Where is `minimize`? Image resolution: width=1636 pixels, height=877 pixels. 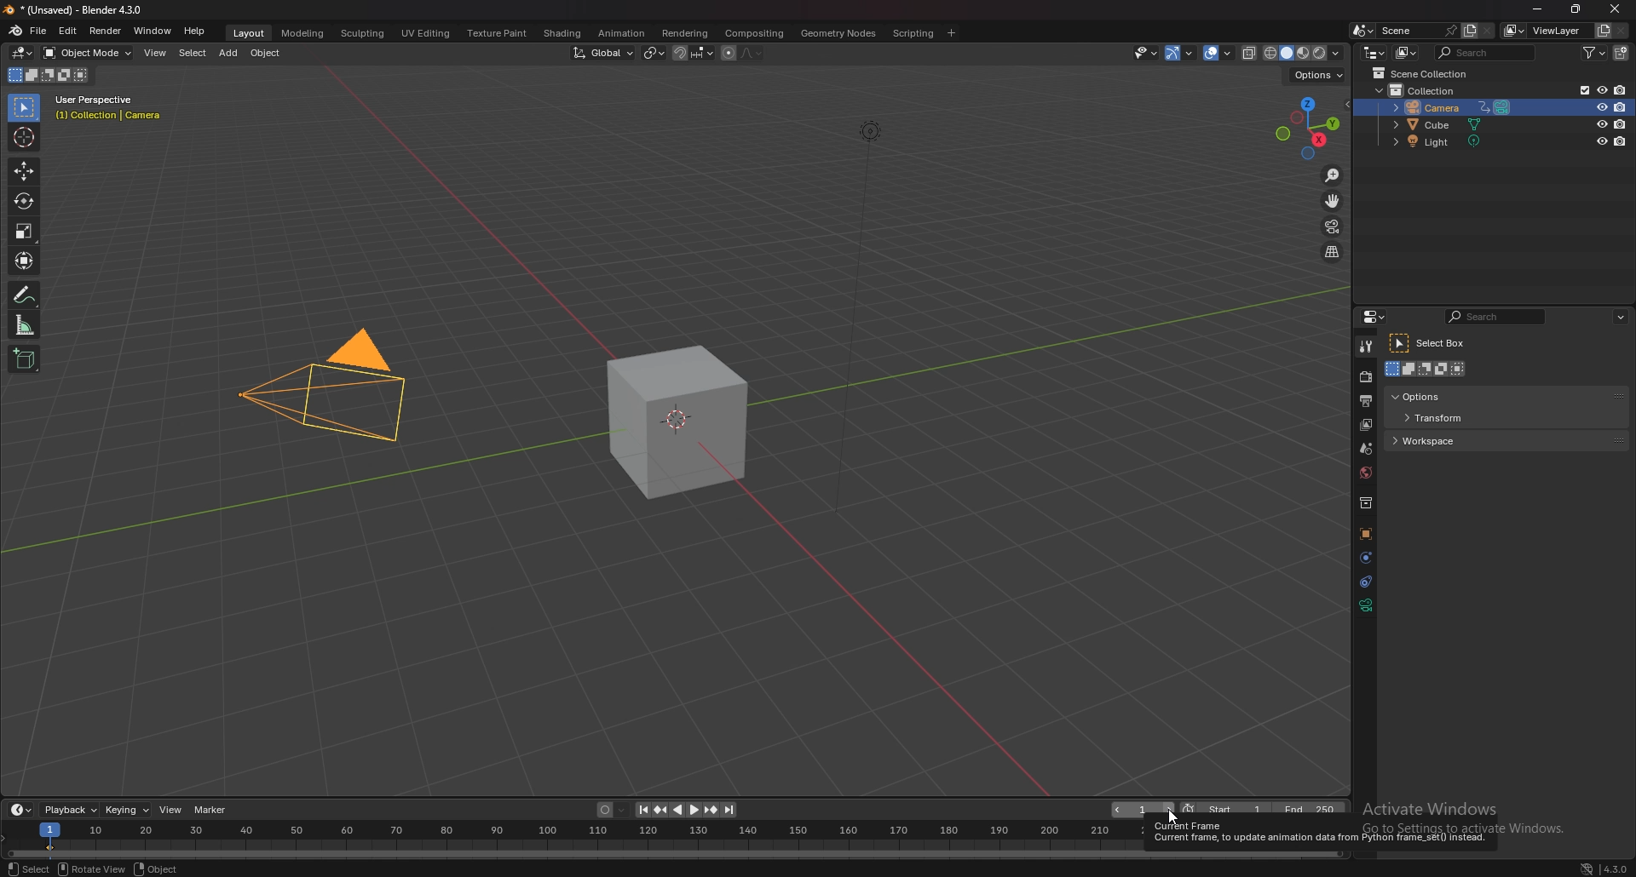
minimize is located at coordinates (1540, 10).